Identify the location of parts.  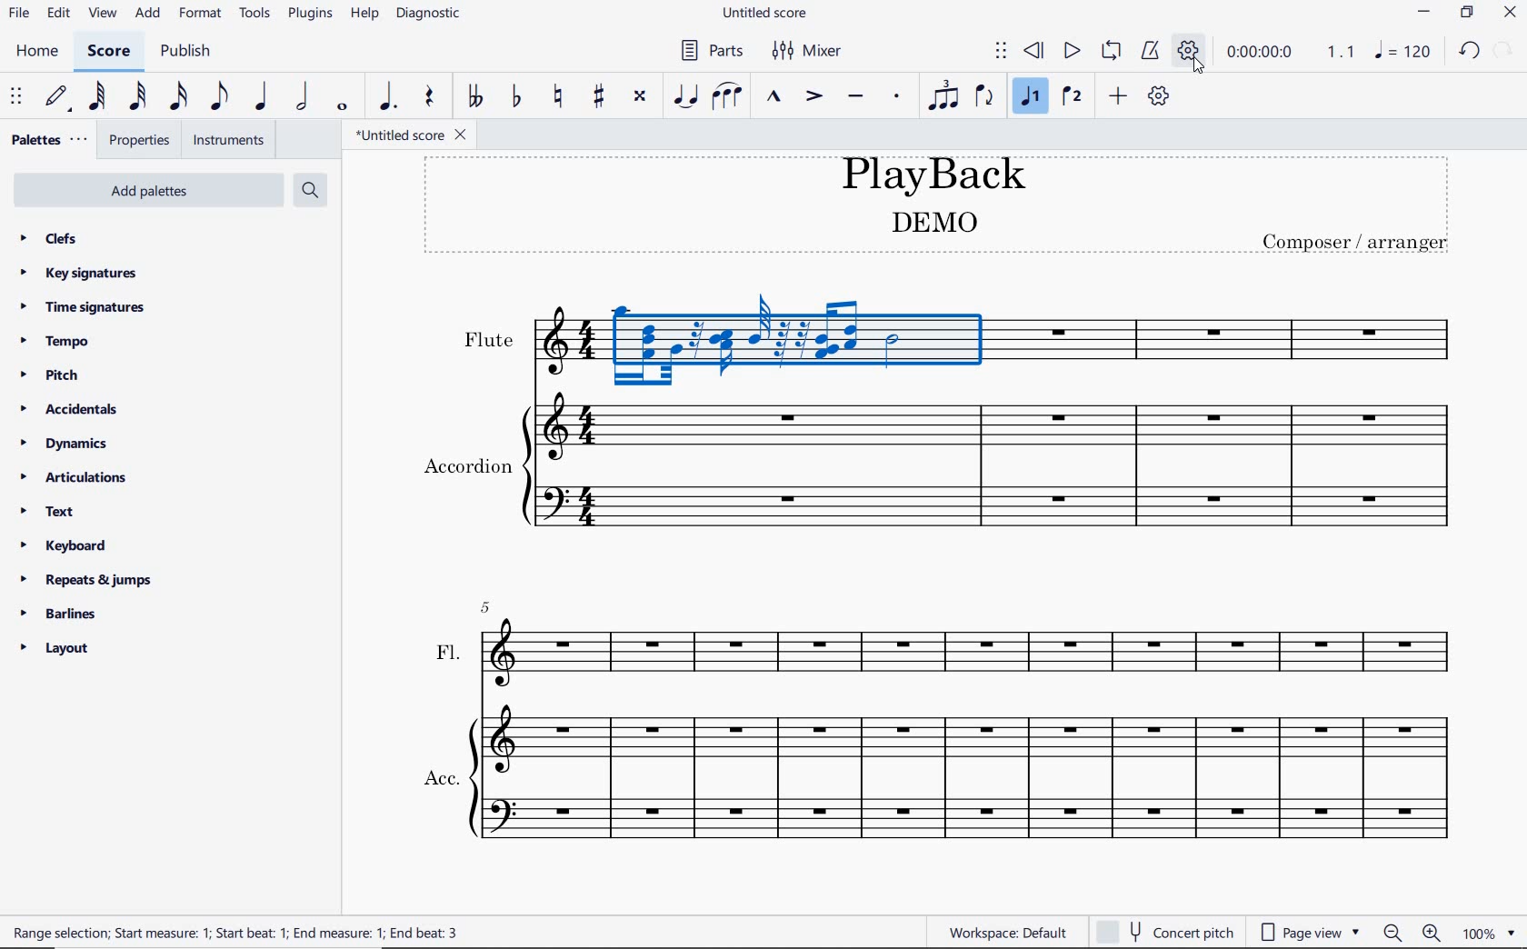
(713, 49).